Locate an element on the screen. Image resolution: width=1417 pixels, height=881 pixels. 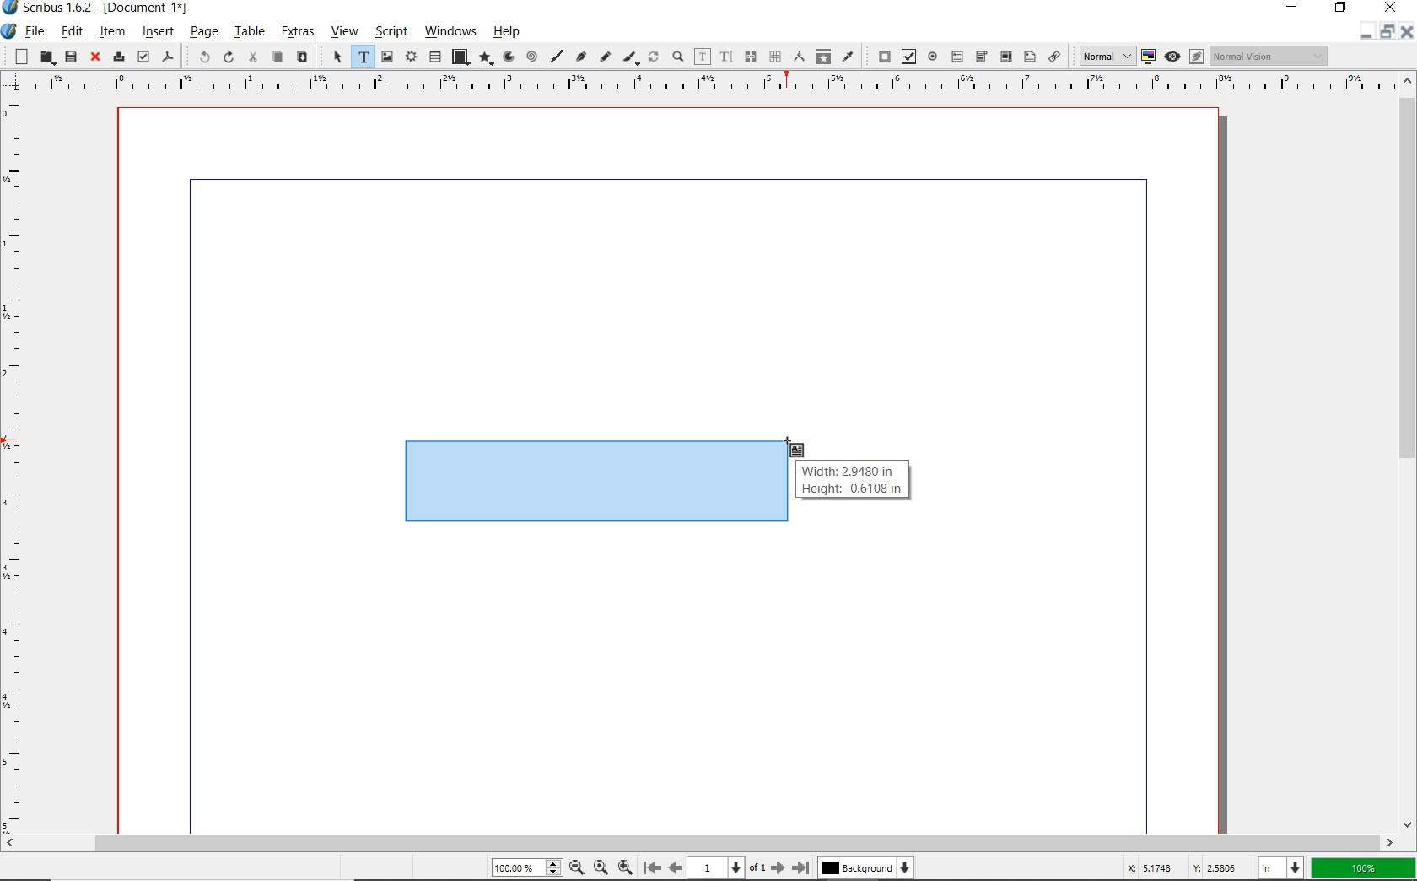
100% is located at coordinates (1364, 868).